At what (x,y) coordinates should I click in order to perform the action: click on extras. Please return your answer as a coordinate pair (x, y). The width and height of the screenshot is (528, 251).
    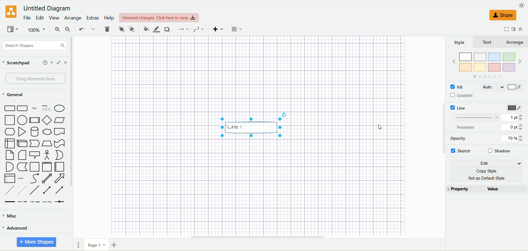
    Looking at the image, I should click on (93, 18).